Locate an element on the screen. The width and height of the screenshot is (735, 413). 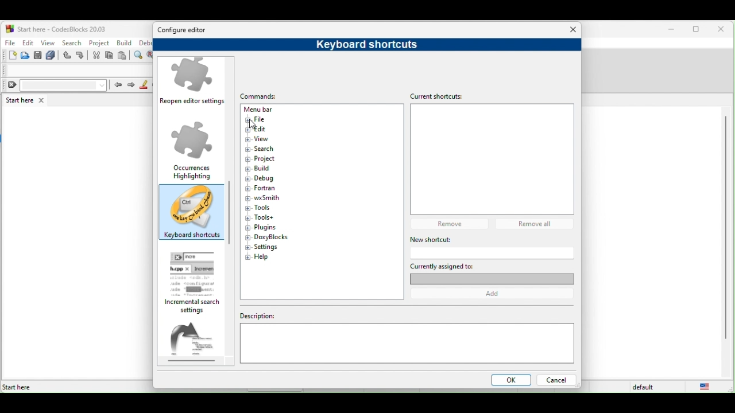
cancel is located at coordinates (556, 381).